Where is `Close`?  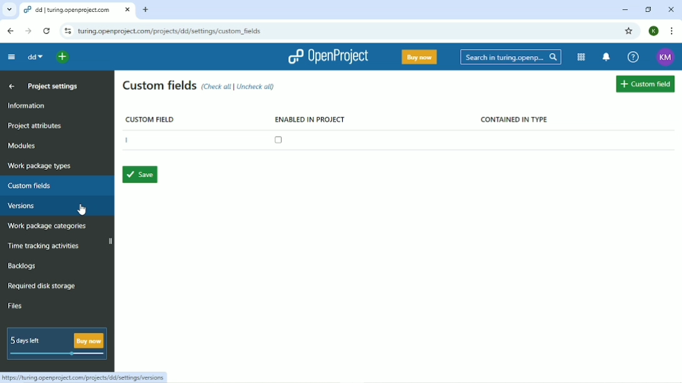
Close is located at coordinates (672, 9).